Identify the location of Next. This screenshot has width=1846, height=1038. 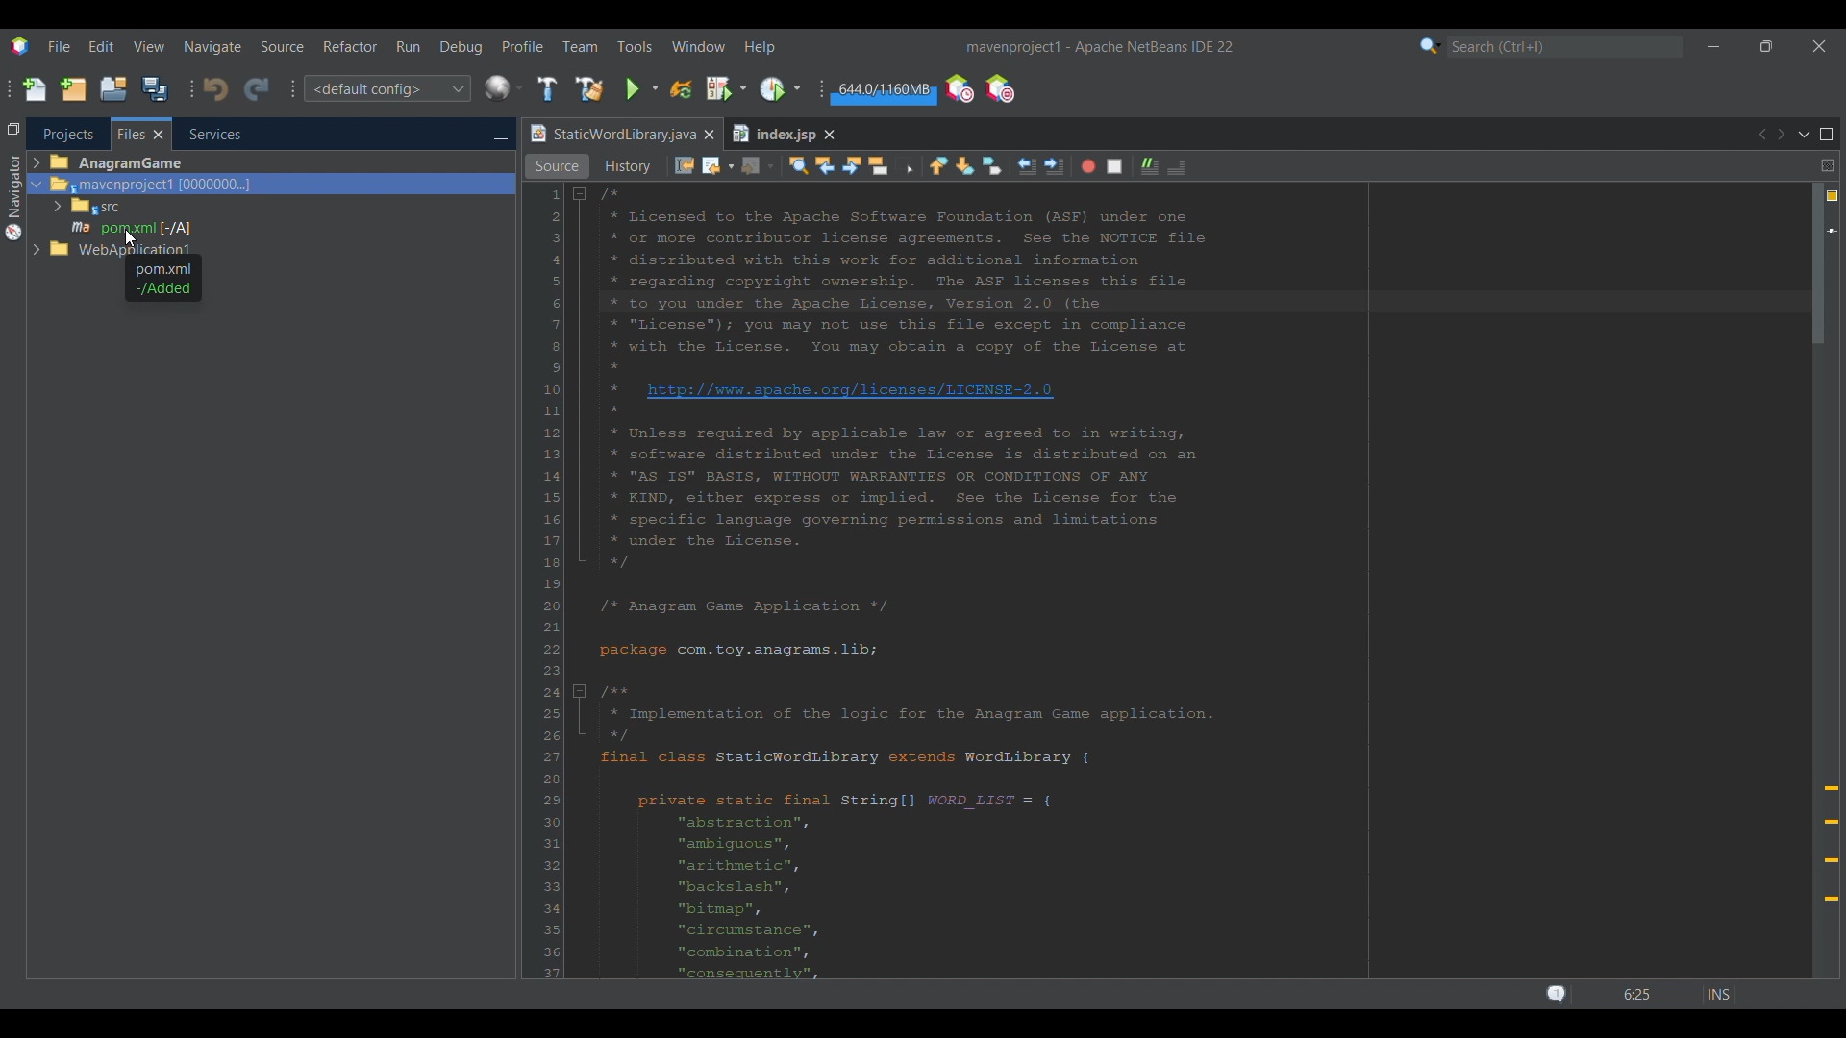
(1781, 134).